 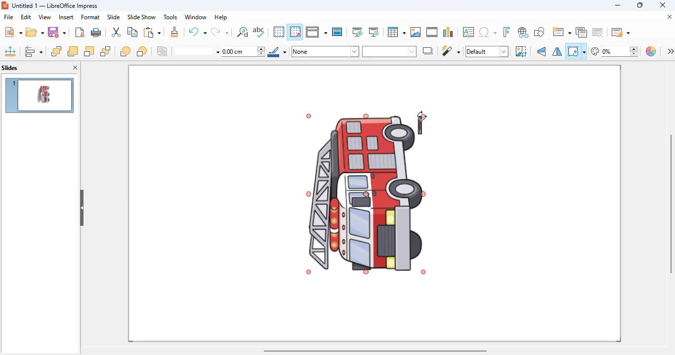 I want to click on send backward, so click(x=89, y=51).